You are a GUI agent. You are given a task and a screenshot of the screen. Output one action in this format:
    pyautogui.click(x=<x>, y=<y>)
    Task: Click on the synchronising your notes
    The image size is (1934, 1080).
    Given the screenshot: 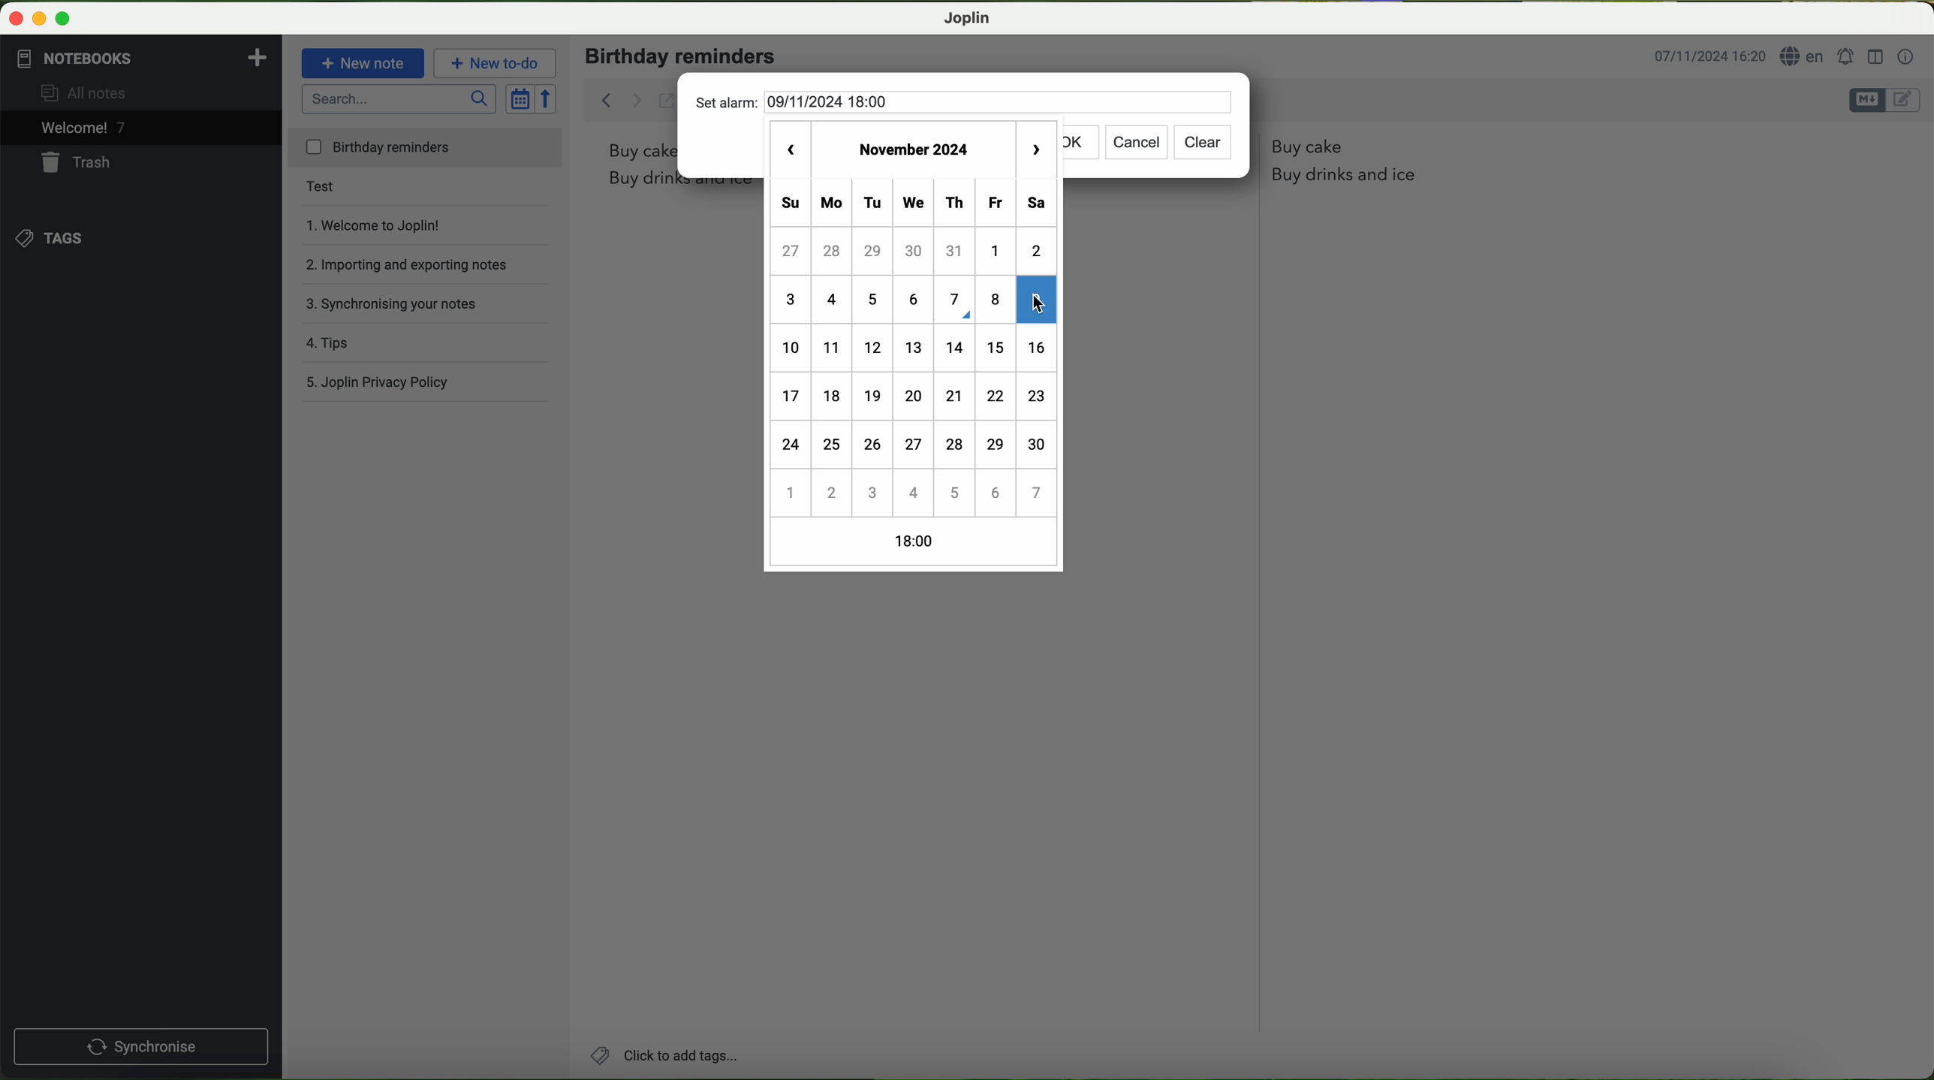 What is the action you would take?
    pyautogui.click(x=404, y=301)
    